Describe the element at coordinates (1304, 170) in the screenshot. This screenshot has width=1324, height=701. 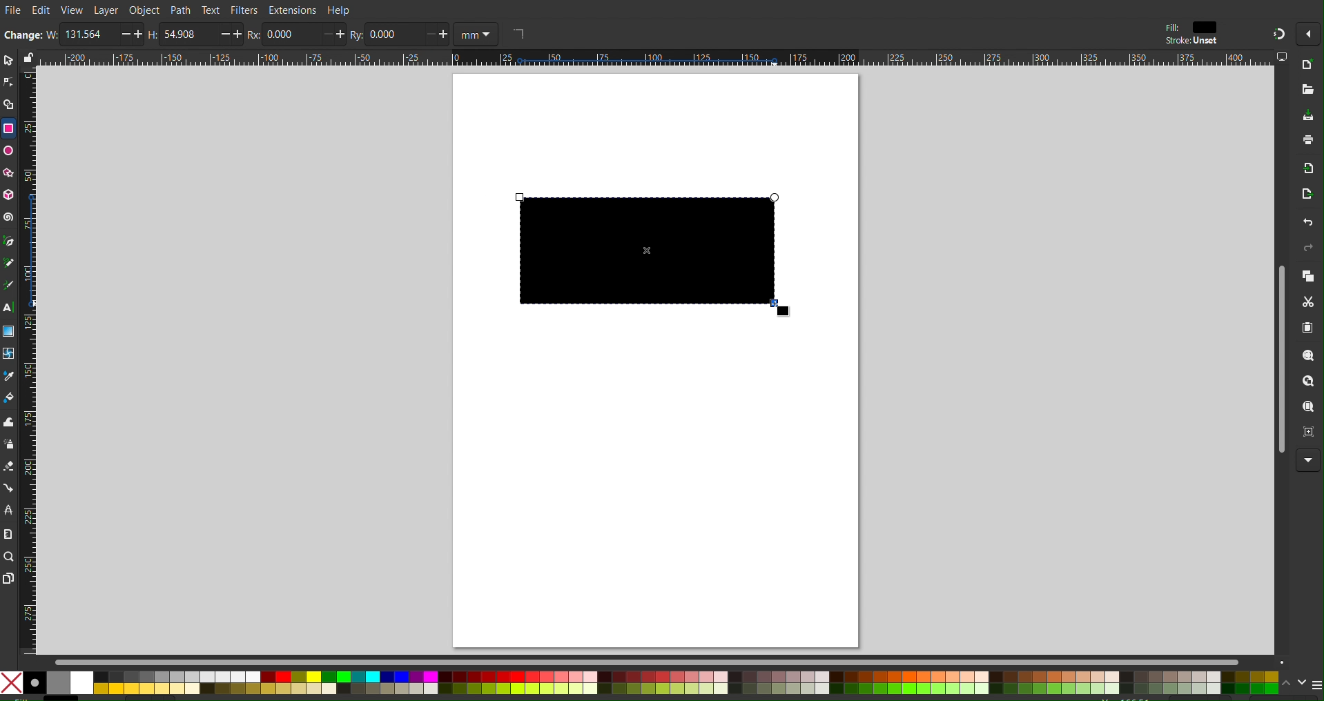
I see `Import Bitmap` at that location.